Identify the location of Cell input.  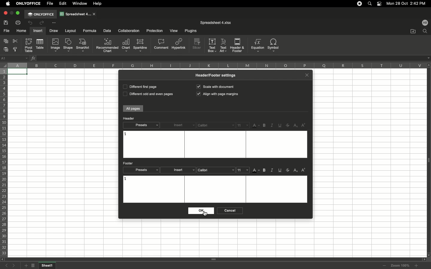
(230, 58).